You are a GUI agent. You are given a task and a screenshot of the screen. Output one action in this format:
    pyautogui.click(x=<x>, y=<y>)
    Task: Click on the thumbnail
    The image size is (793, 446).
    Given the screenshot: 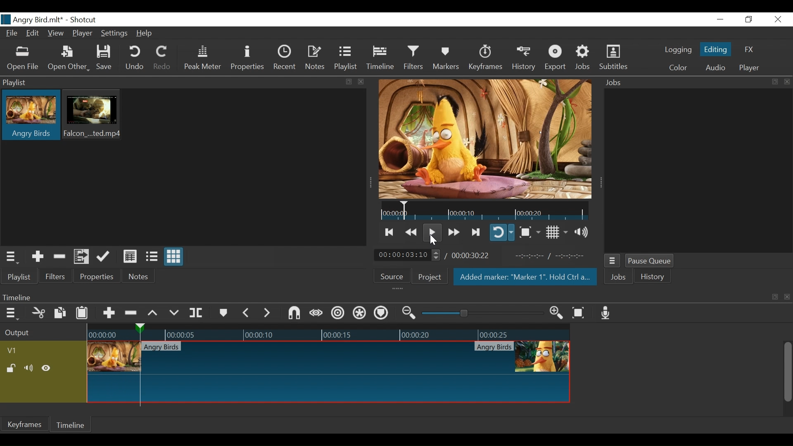 What is the action you would take?
    pyautogui.click(x=328, y=364)
    